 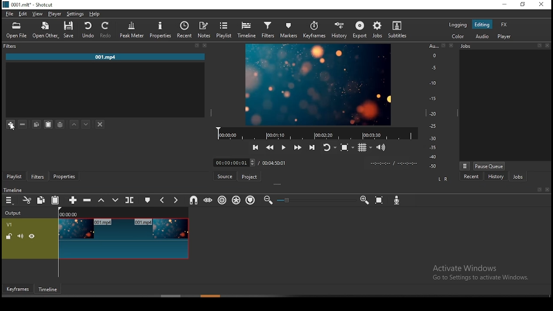 What do you see at coordinates (88, 30) in the screenshot?
I see `undo` at bounding box center [88, 30].